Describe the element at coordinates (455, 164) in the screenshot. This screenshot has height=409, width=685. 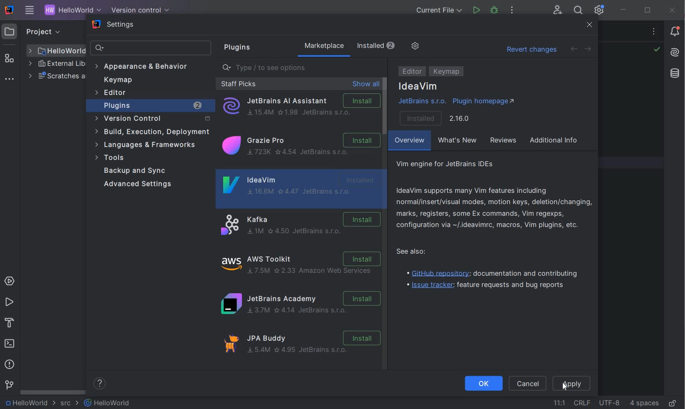
I see `vim engine for JetBrains IDEs` at that location.